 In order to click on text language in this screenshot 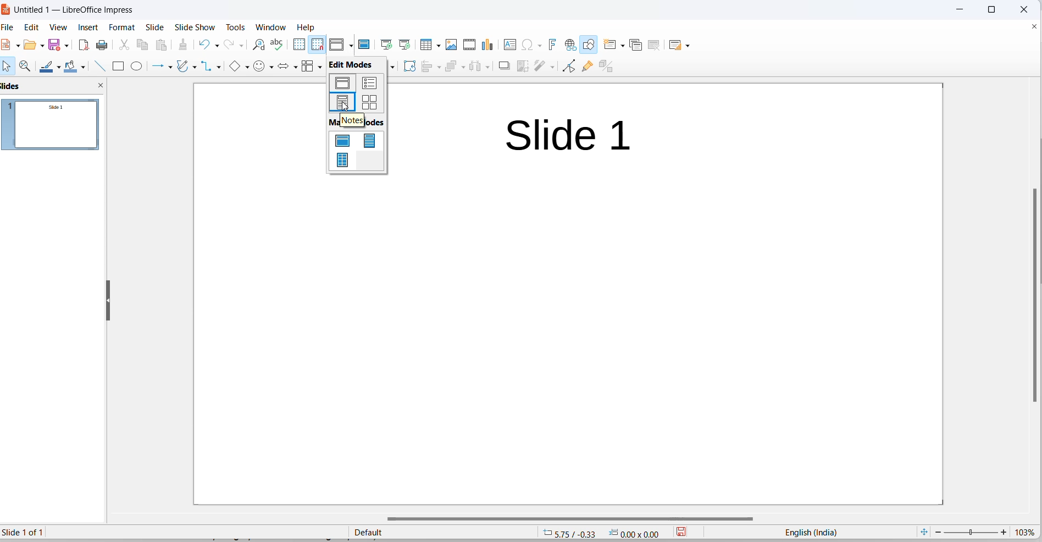, I will do `click(811, 532)`.